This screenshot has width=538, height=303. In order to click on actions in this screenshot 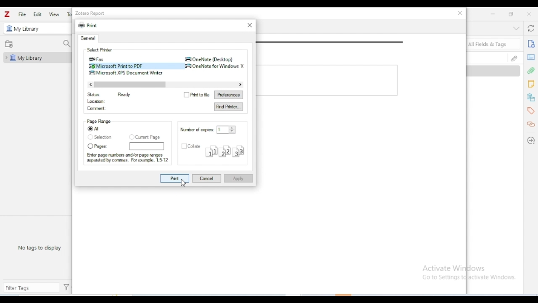, I will do `click(66, 287)`.